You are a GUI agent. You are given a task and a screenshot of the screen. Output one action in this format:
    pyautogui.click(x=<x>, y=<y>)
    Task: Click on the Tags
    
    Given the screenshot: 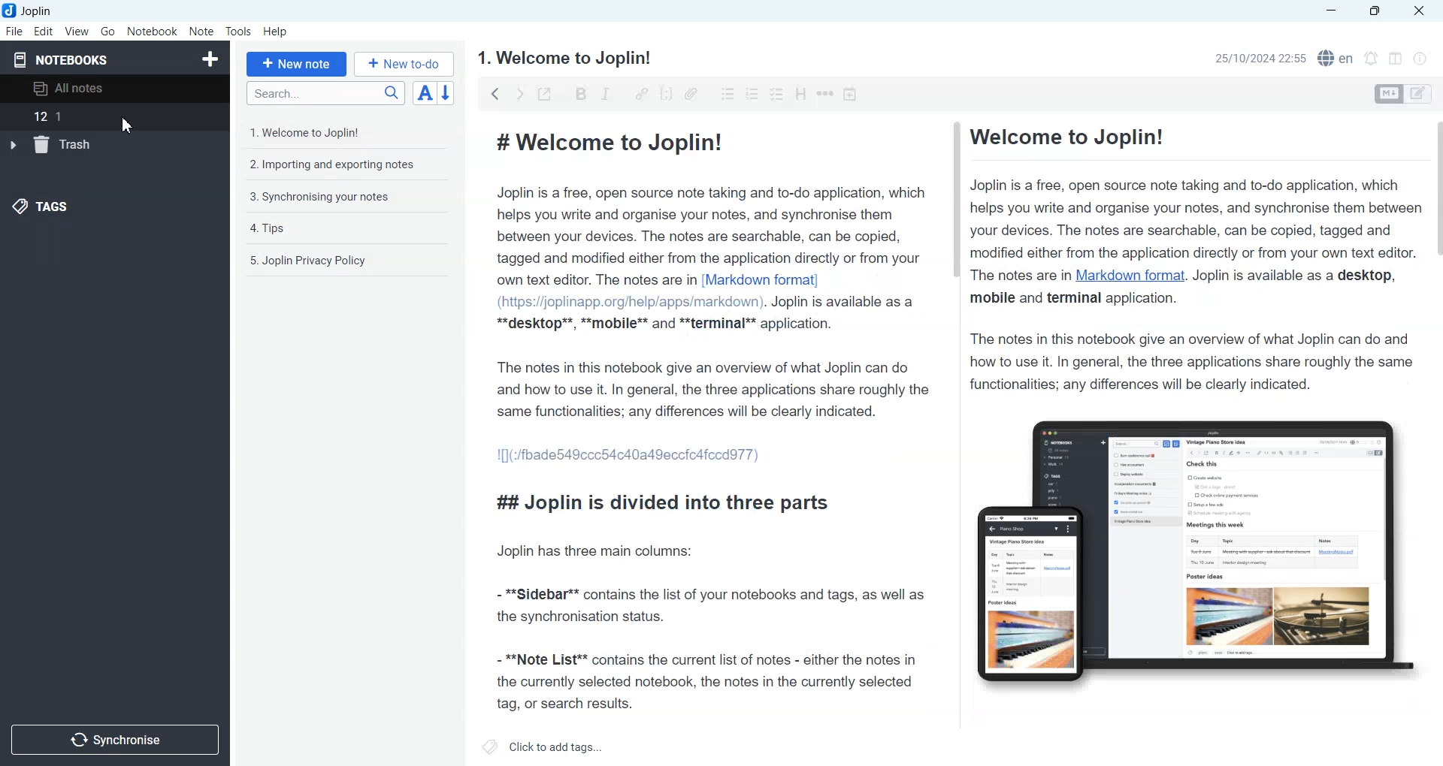 What is the action you would take?
    pyautogui.click(x=39, y=206)
    